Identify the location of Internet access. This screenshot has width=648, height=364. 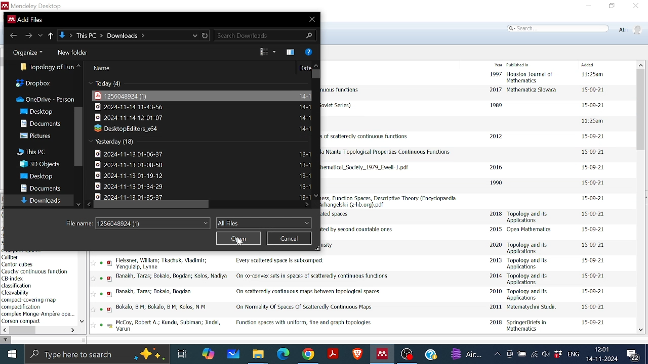
(535, 353).